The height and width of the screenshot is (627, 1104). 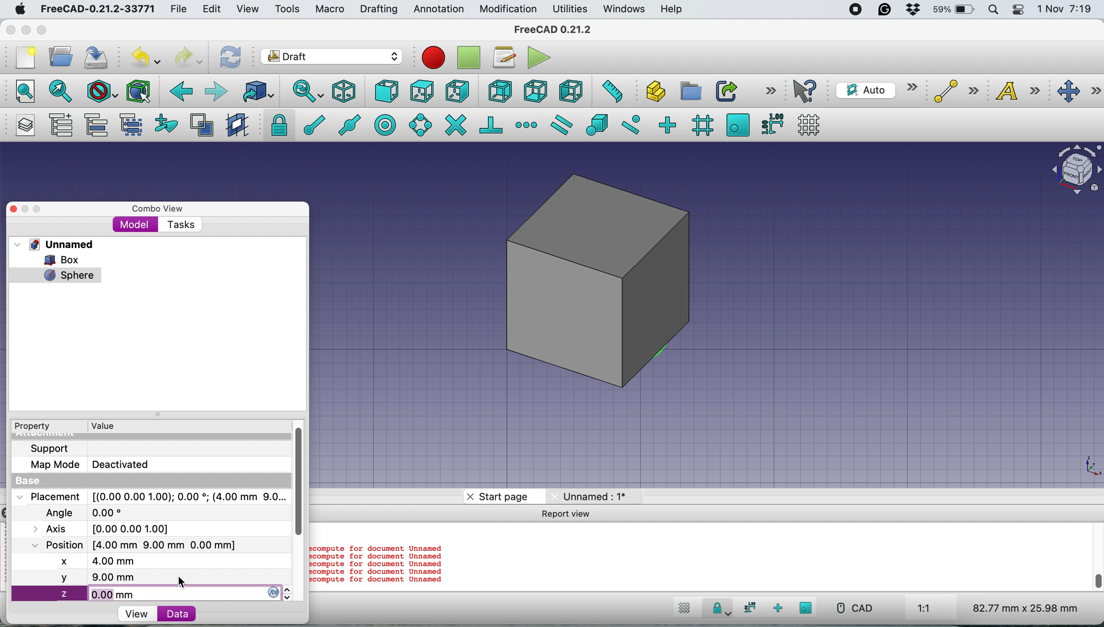 I want to click on placement, so click(x=150, y=496).